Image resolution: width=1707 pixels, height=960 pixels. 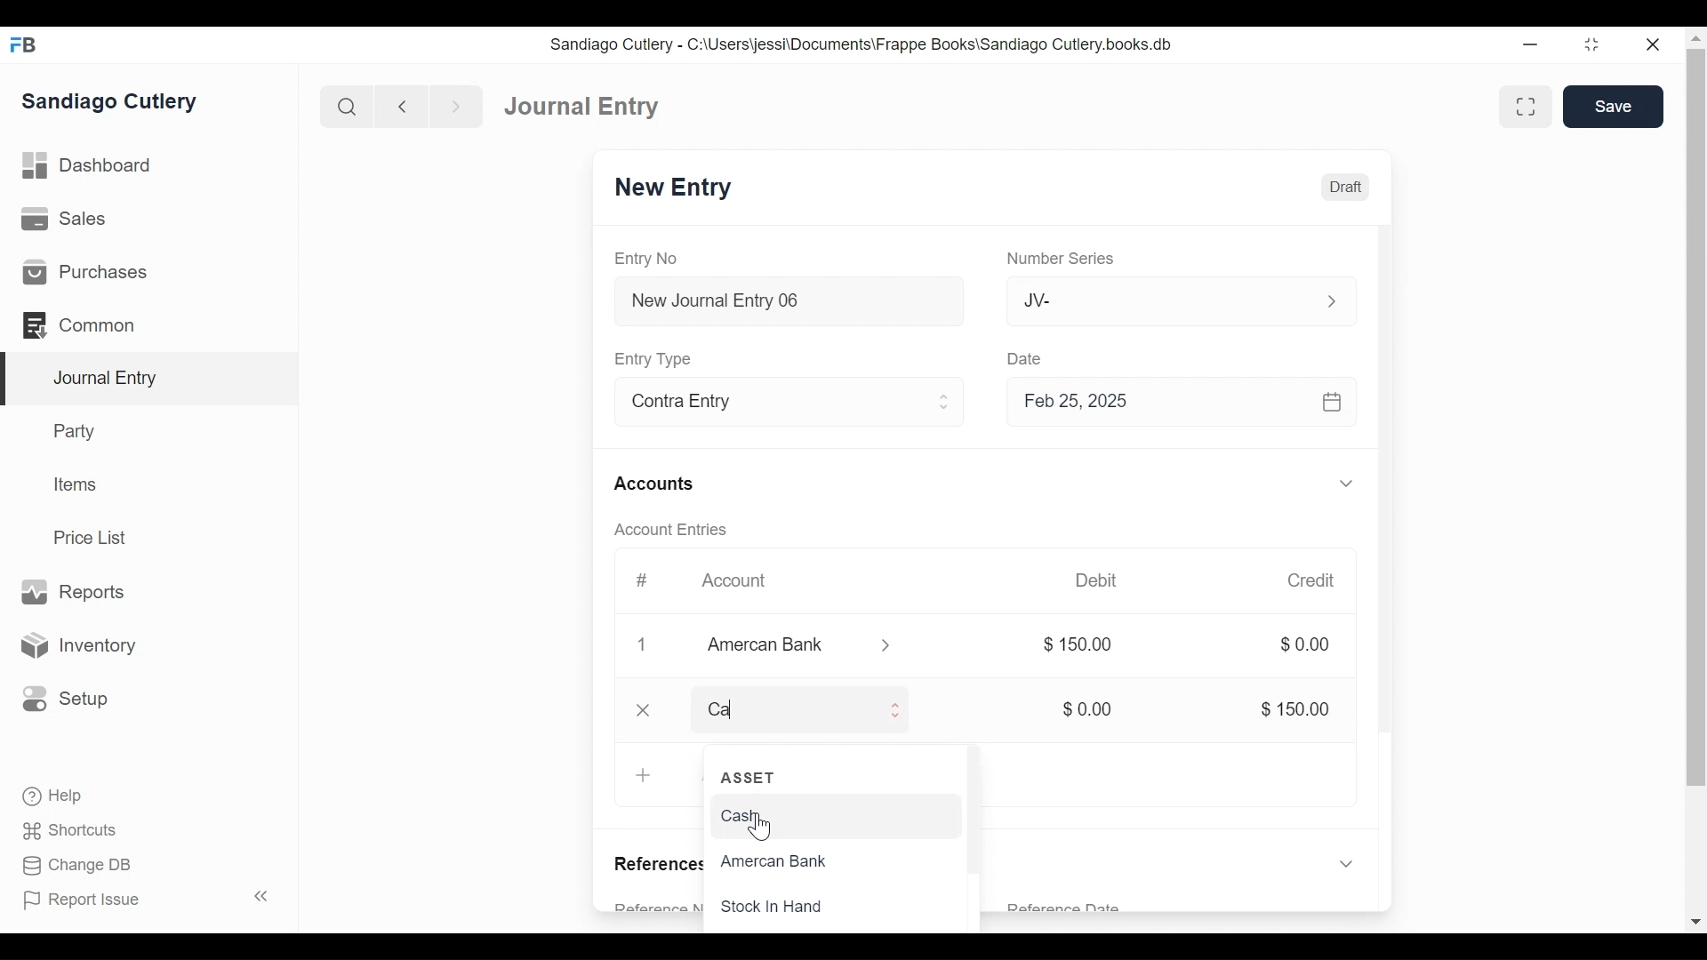 I want to click on JV-, so click(x=1161, y=299).